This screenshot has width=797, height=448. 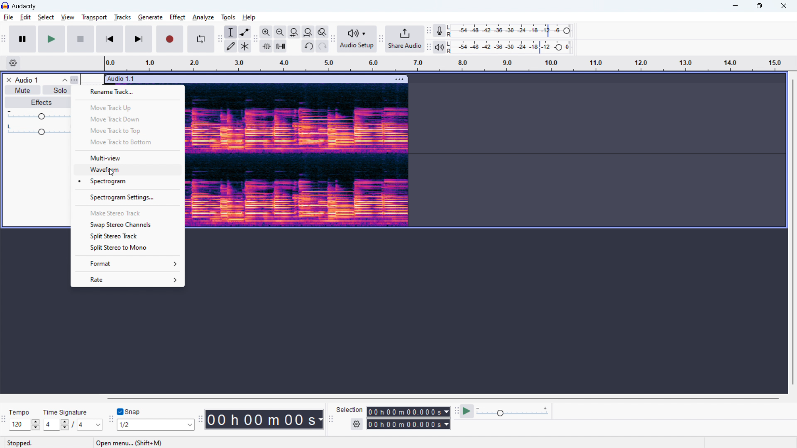 I want to click on move track to bottom, so click(x=128, y=143).